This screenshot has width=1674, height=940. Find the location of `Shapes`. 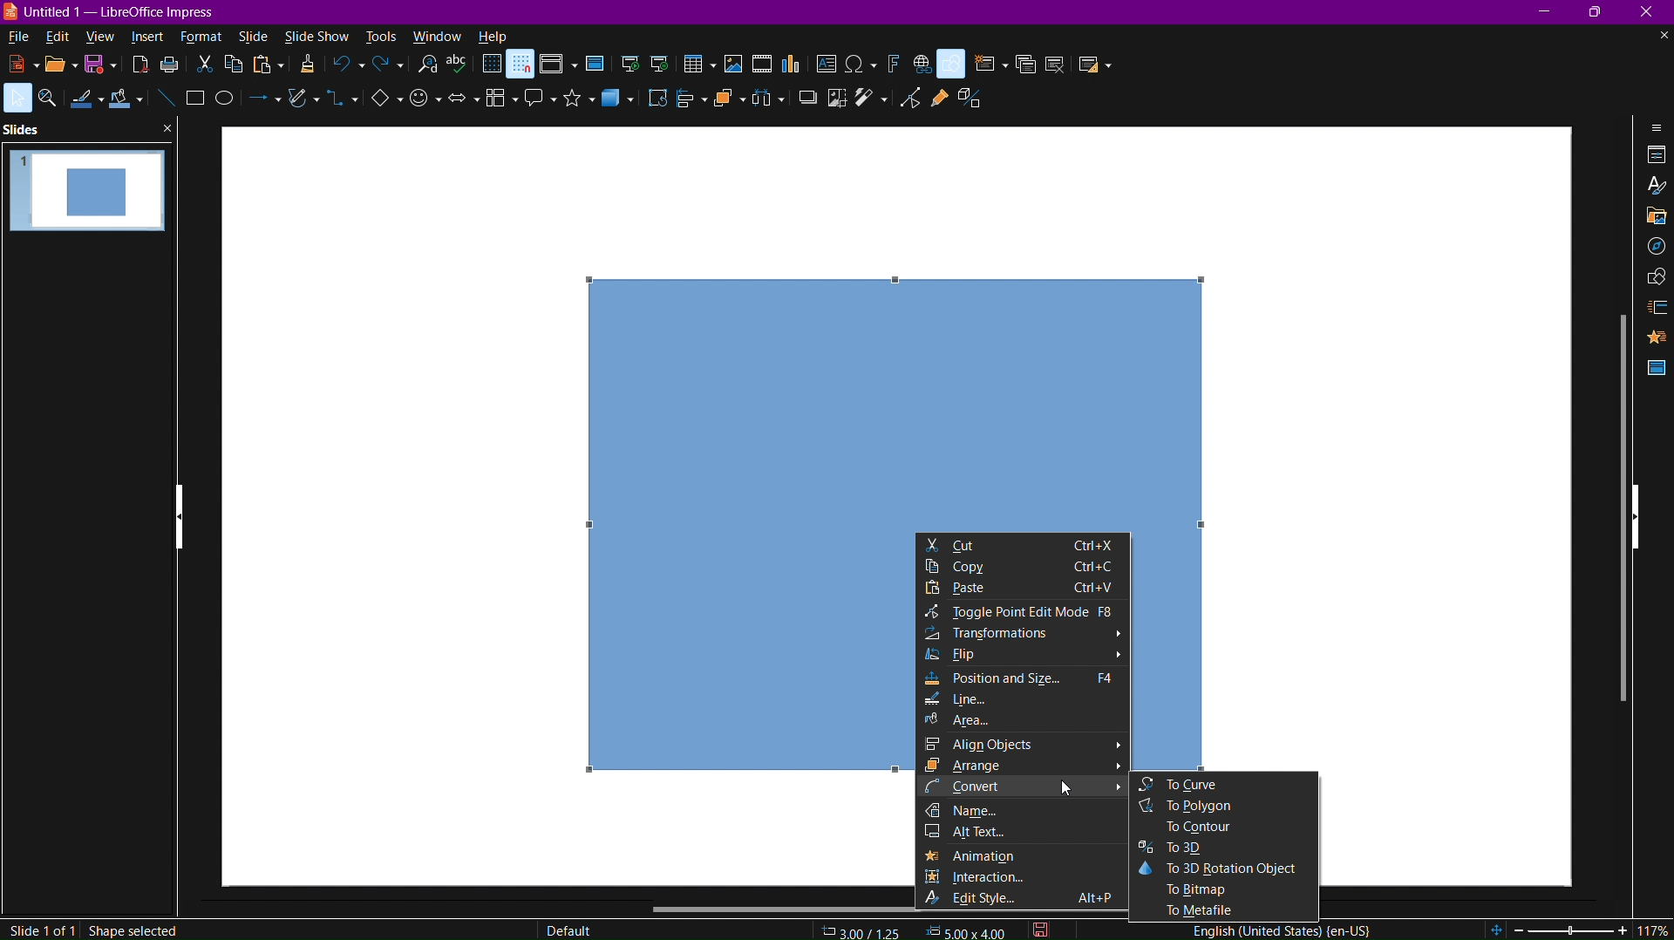

Shapes is located at coordinates (1652, 278).